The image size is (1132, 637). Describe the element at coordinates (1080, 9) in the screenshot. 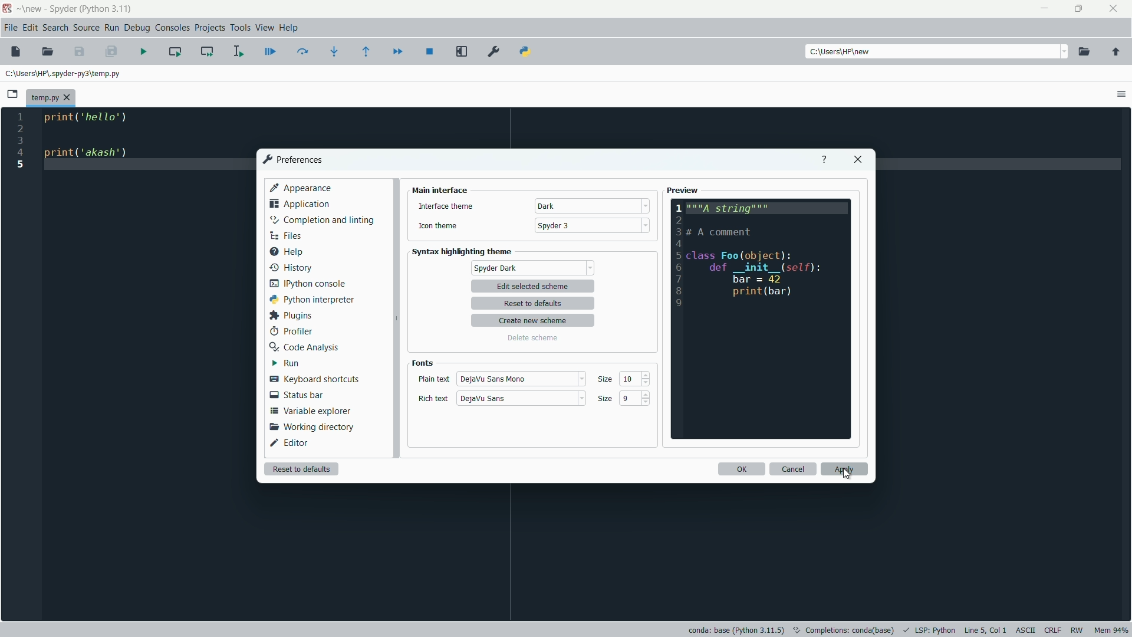

I see `maximize` at that location.